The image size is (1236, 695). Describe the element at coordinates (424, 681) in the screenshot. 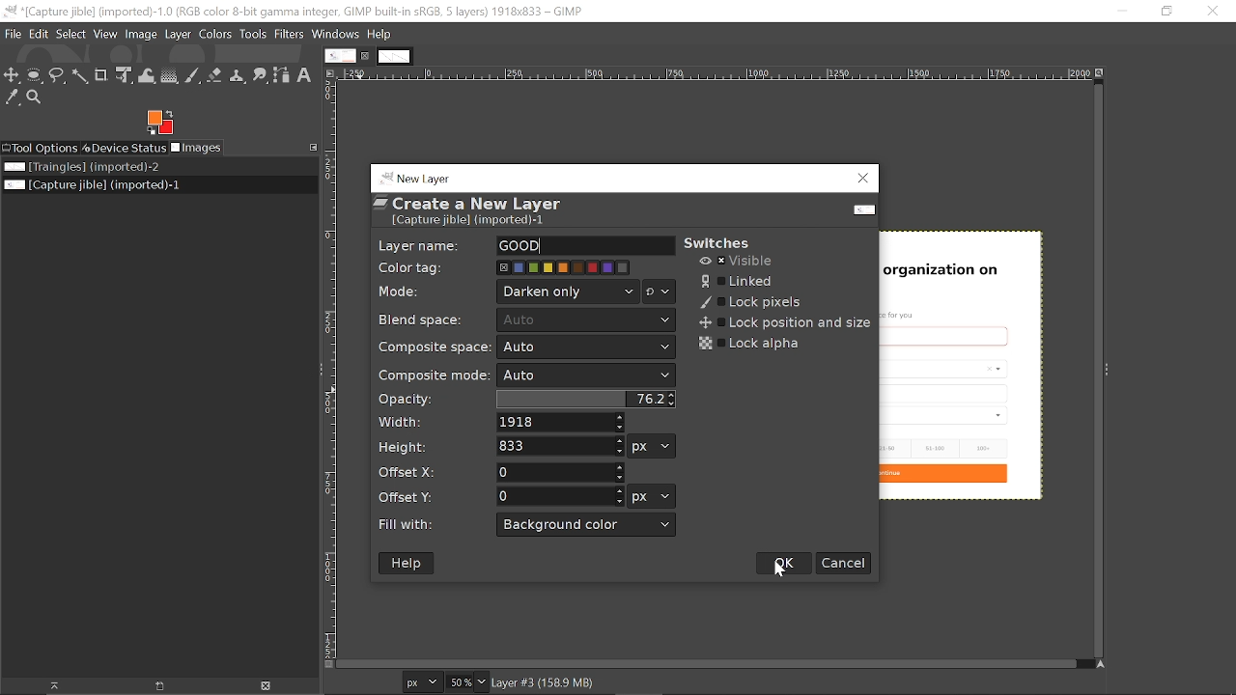

I see `Current image units` at that location.